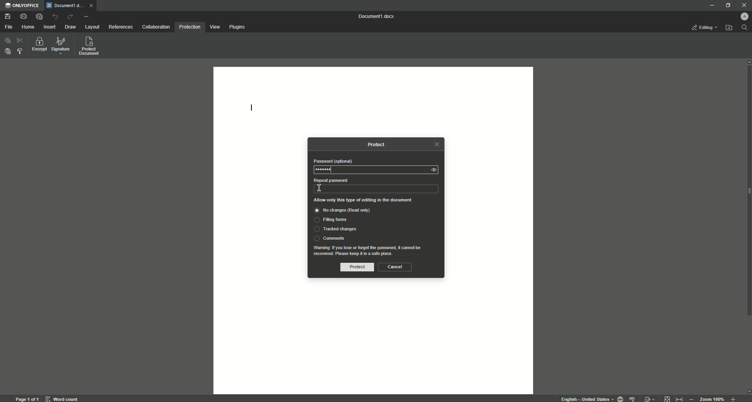  Describe the element at coordinates (7, 50) in the screenshot. I see `Paste` at that location.